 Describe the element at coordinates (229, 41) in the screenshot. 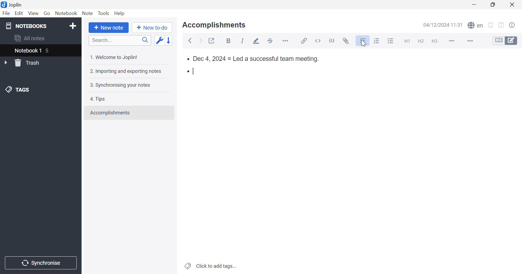

I see `Bold` at that location.